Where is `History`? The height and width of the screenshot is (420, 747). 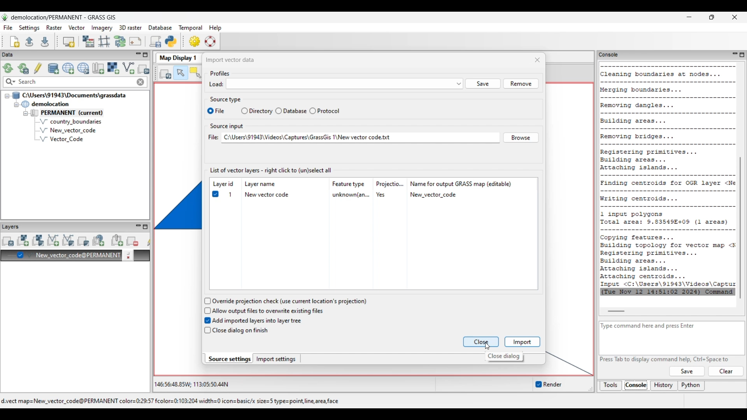
History is located at coordinates (664, 386).